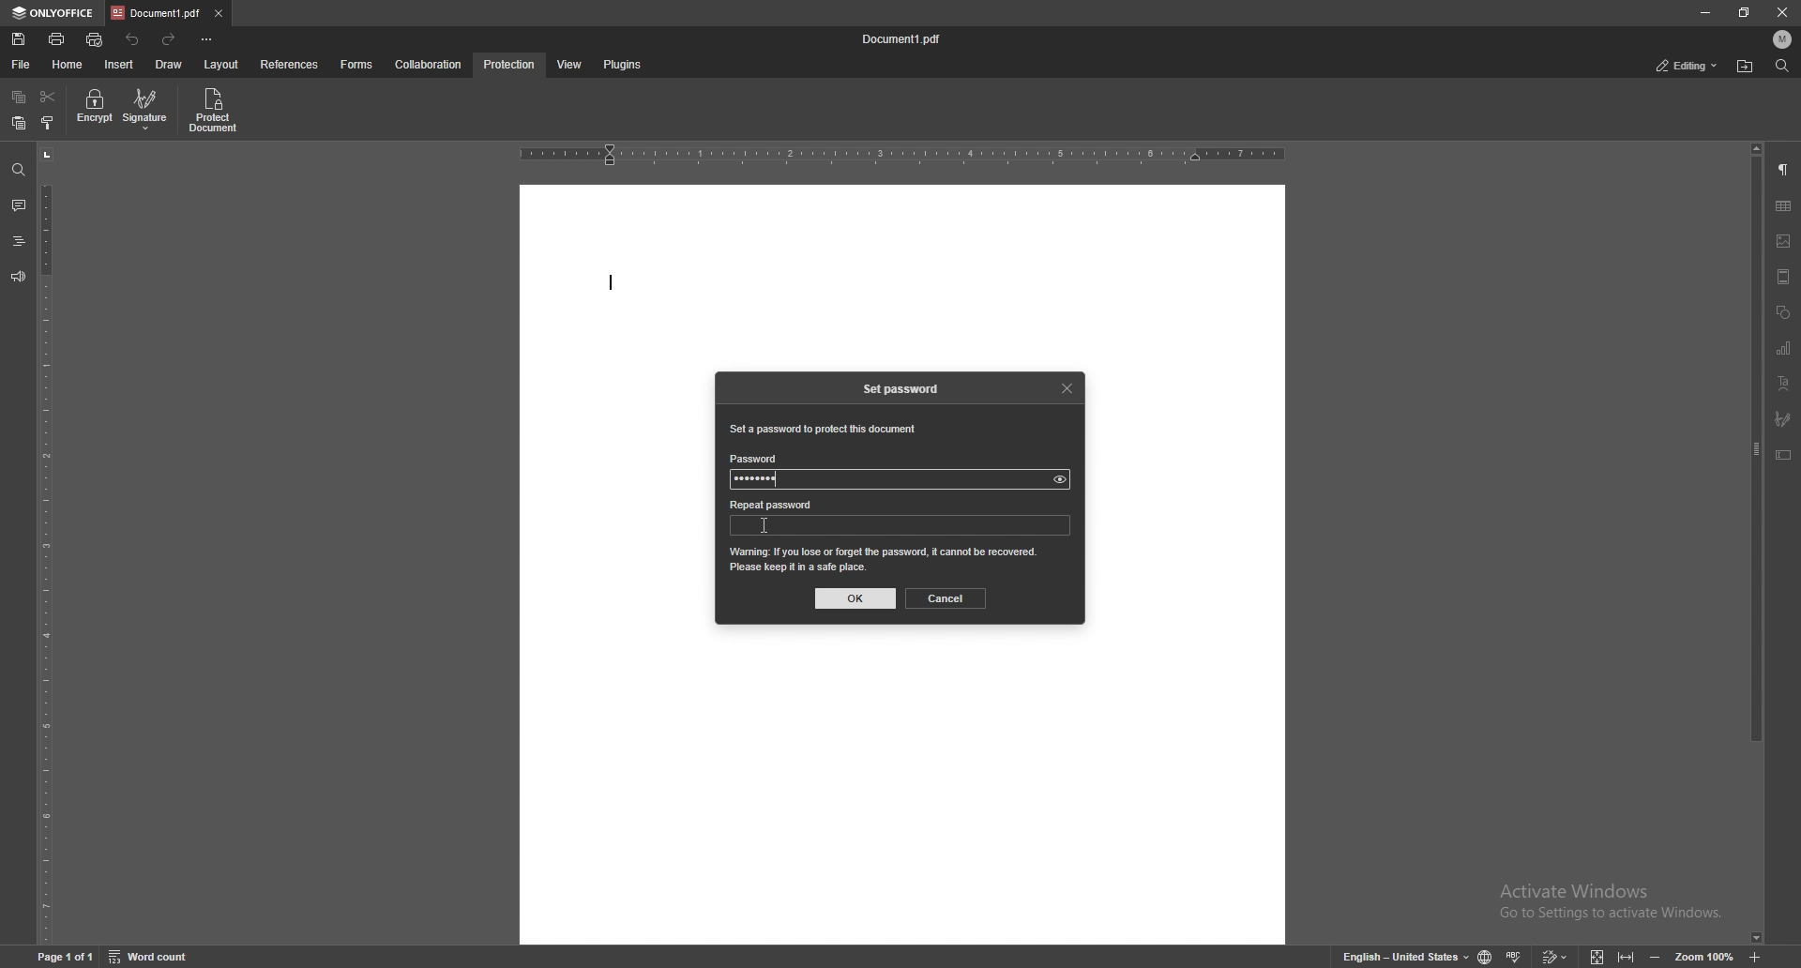 The height and width of the screenshot is (968, 1801). I want to click on password, so click(759, 477).